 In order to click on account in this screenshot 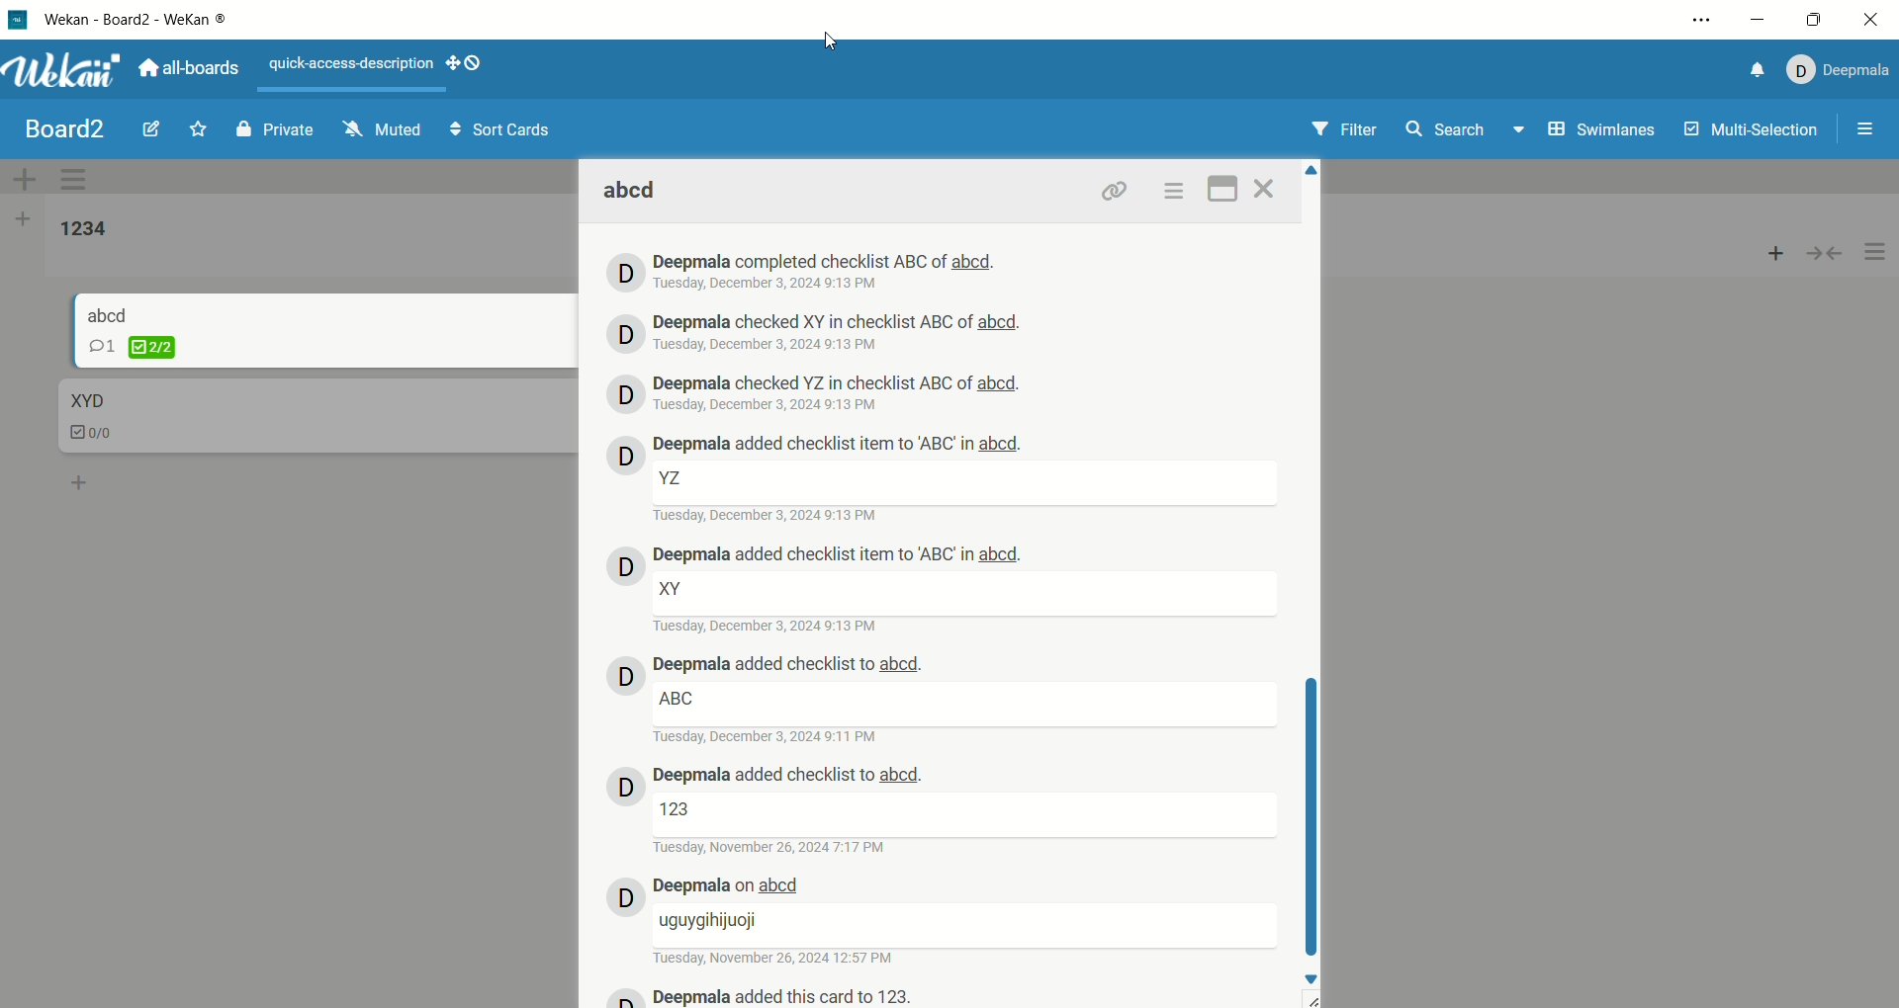, I will do `click(1835, 70)`.